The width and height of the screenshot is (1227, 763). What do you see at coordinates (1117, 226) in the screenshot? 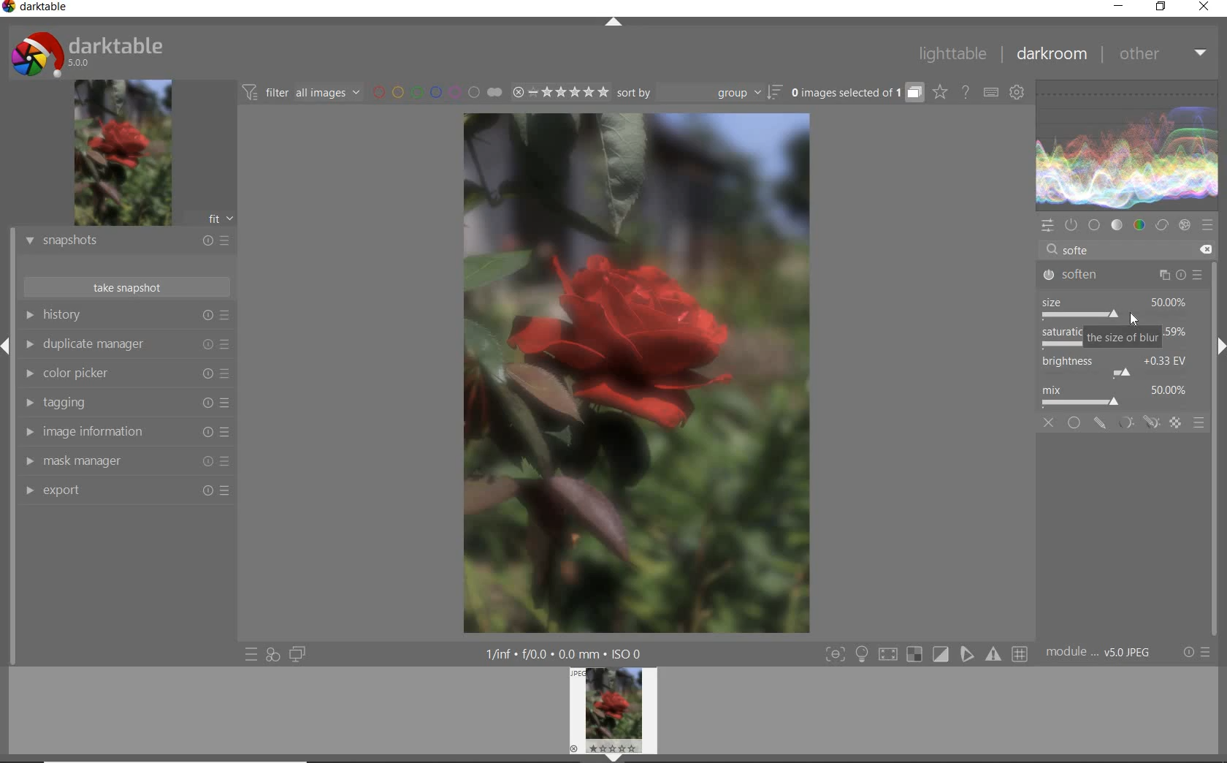
I see `tone` at bounding box center [1117, 226].